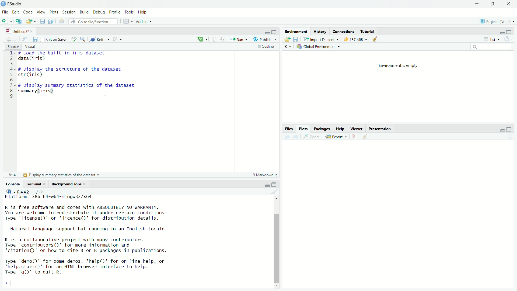 The height and width of the screenshot is (291, 517). What do you see at coordinates (223, 39) in the screenshot?
I see `Go to next section` at bounding box center [223, 39].